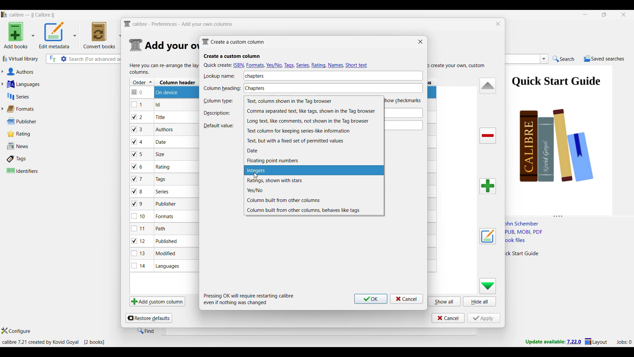  I want to click on Layout settings, so click(596, 341).